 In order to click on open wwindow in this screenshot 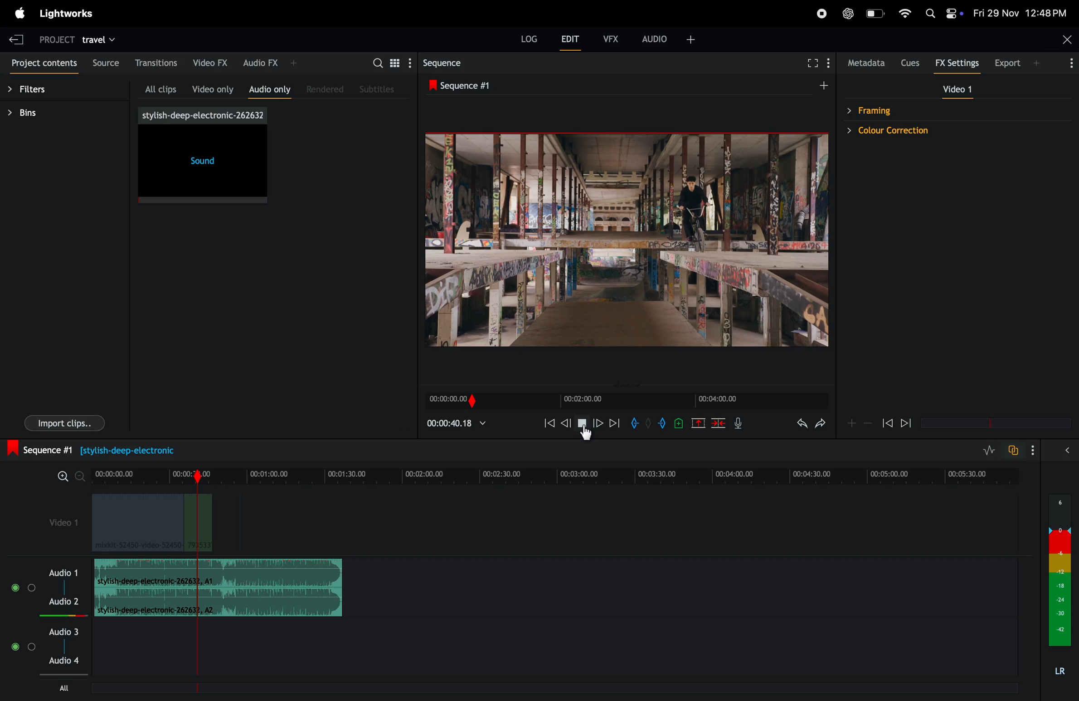, I will do `click(1071, 450)`.